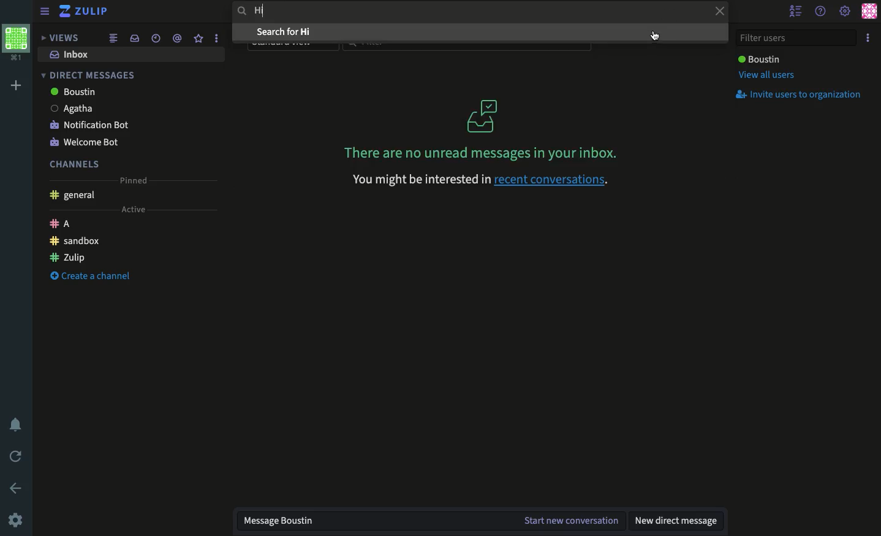 This screenshot has width=881, height=536. Describe the element at coordinates (81, 109) in the screenshot. I see `agatha` at that location.